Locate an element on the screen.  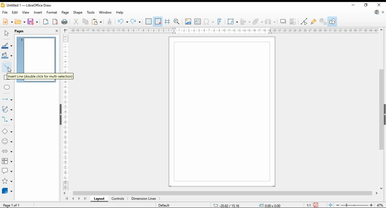
close document is located at coordinates (383, 13).